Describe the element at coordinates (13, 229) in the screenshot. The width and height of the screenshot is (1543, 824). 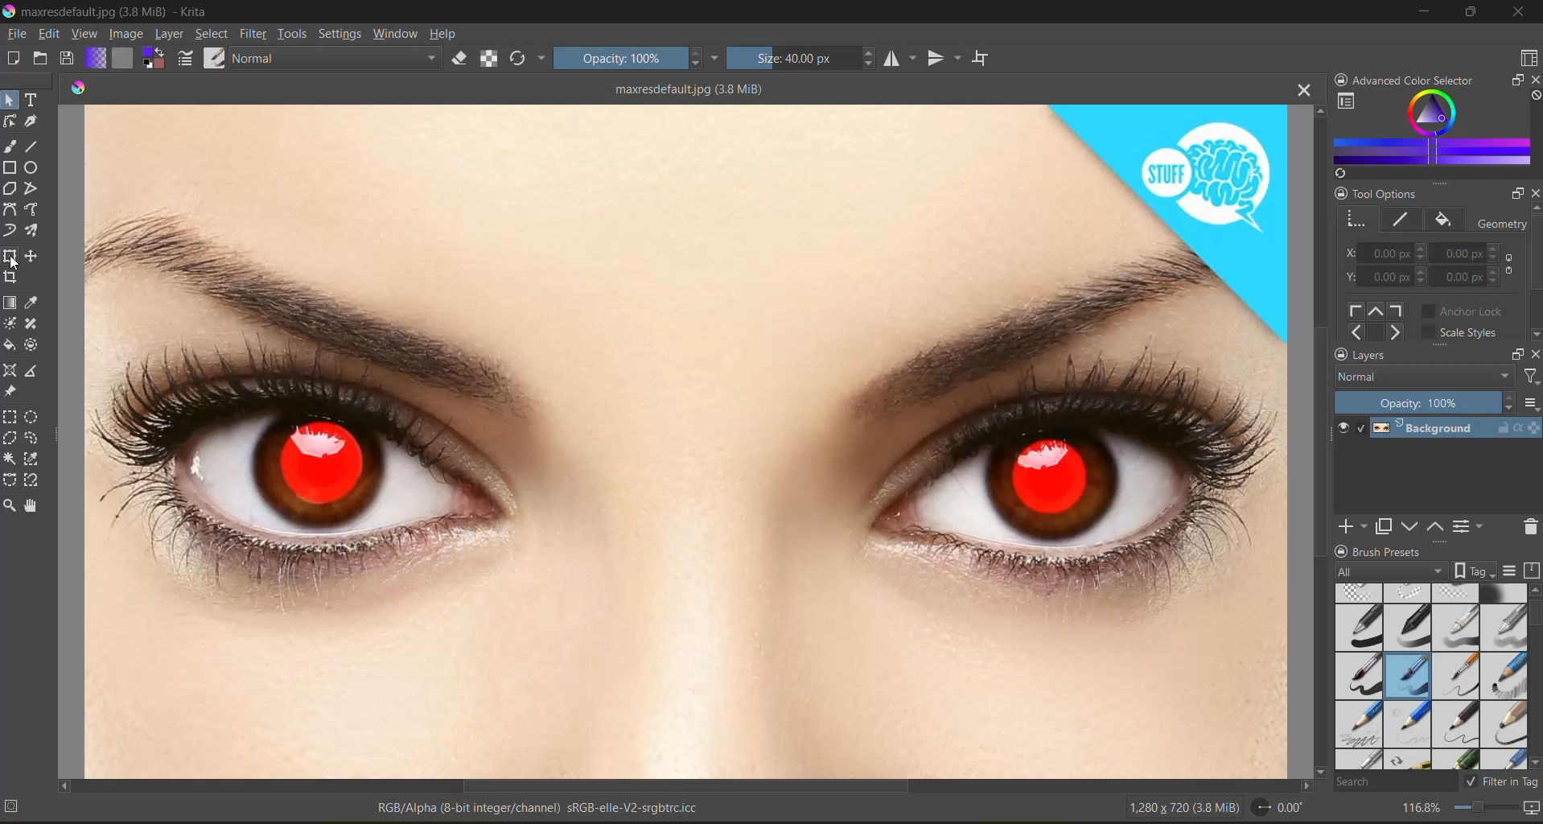
I see `tool` at that location.